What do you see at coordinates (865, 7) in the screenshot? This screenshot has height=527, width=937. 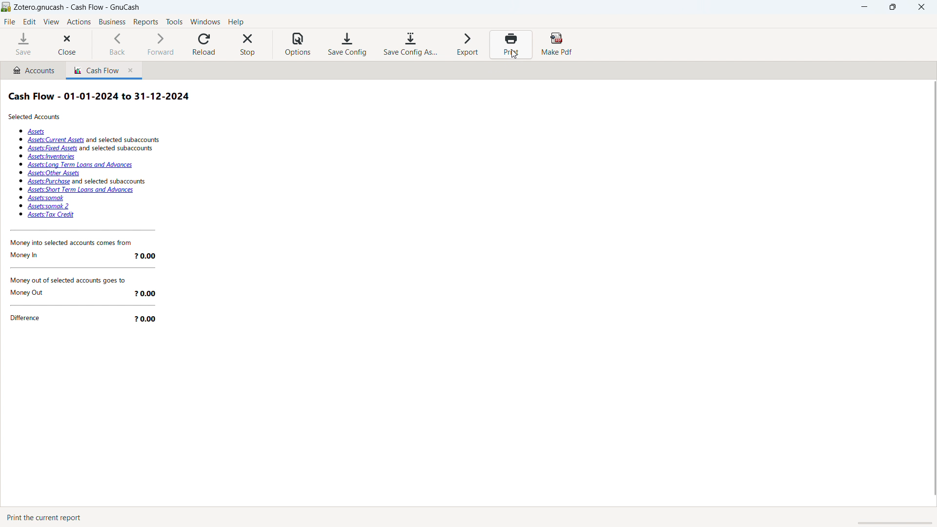 I see `minimize` at bounding box center [865, 7].